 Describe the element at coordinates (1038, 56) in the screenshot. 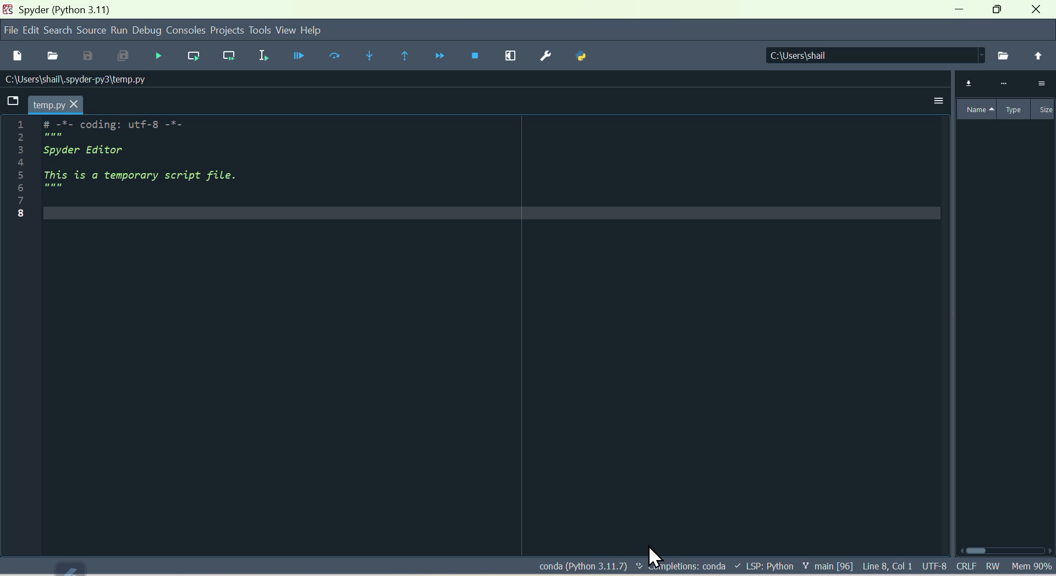

I see `back` at that location.